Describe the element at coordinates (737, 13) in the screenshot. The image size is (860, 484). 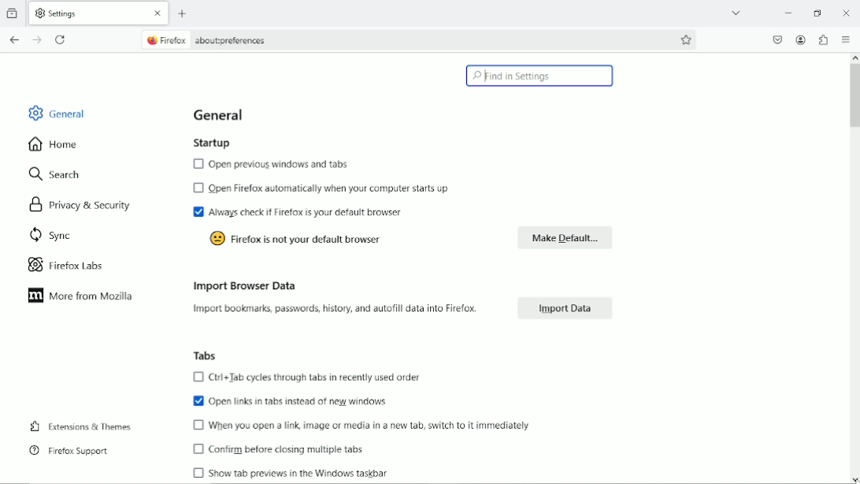
I see `List all tabs` at that location.